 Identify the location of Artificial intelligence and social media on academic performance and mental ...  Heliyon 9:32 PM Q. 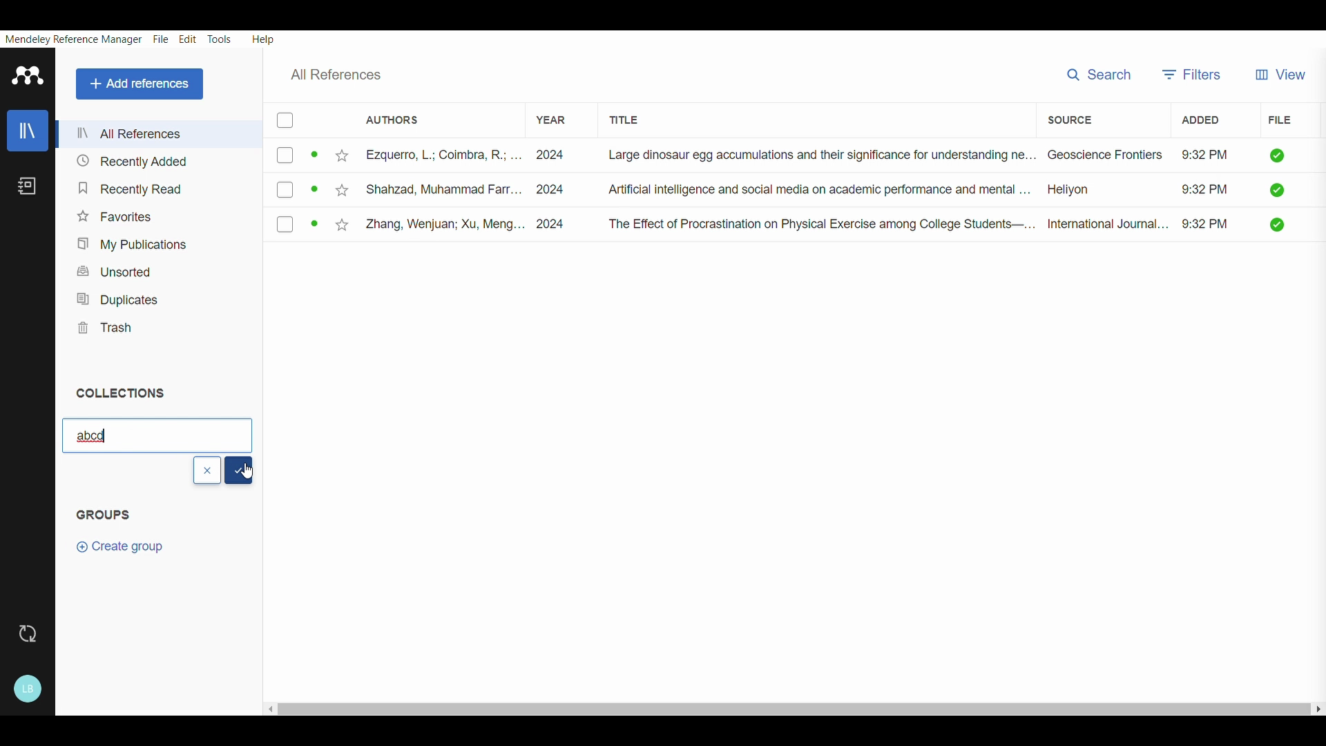
(942, 192).